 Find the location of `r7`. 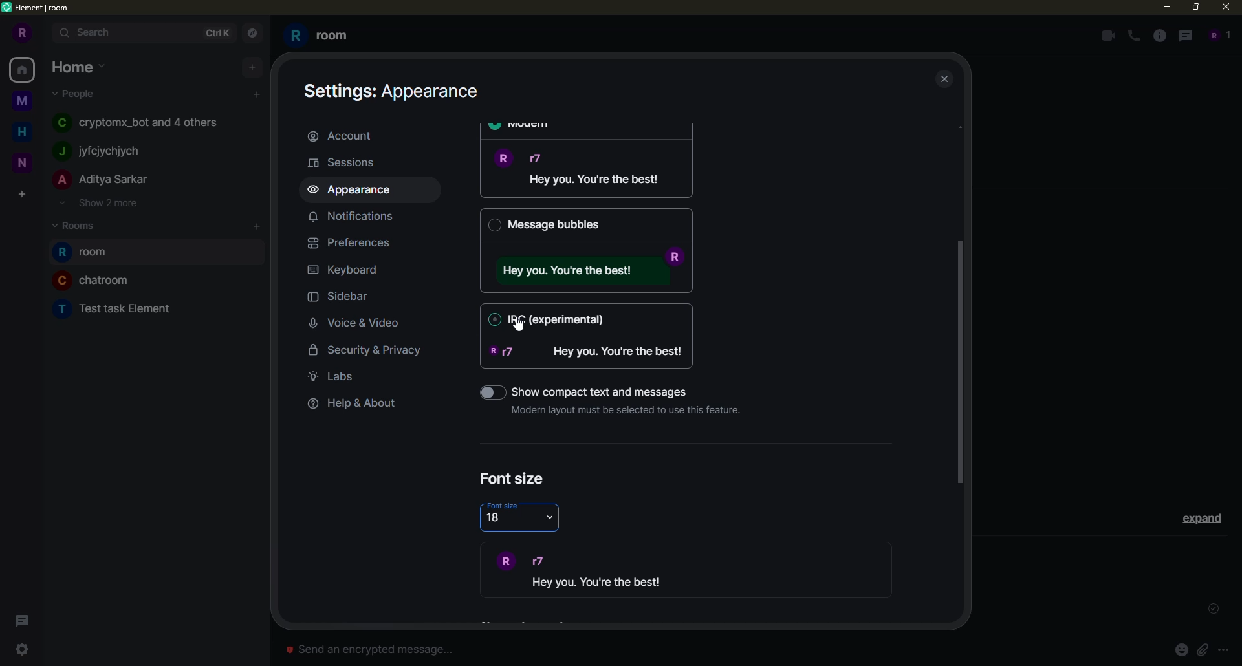

r7 is located at coordinates (536, 561).